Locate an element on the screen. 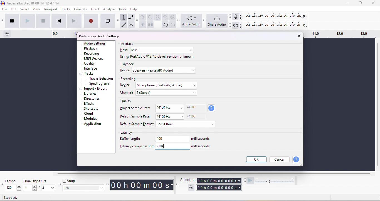  help is located at coordinates (134, 9).